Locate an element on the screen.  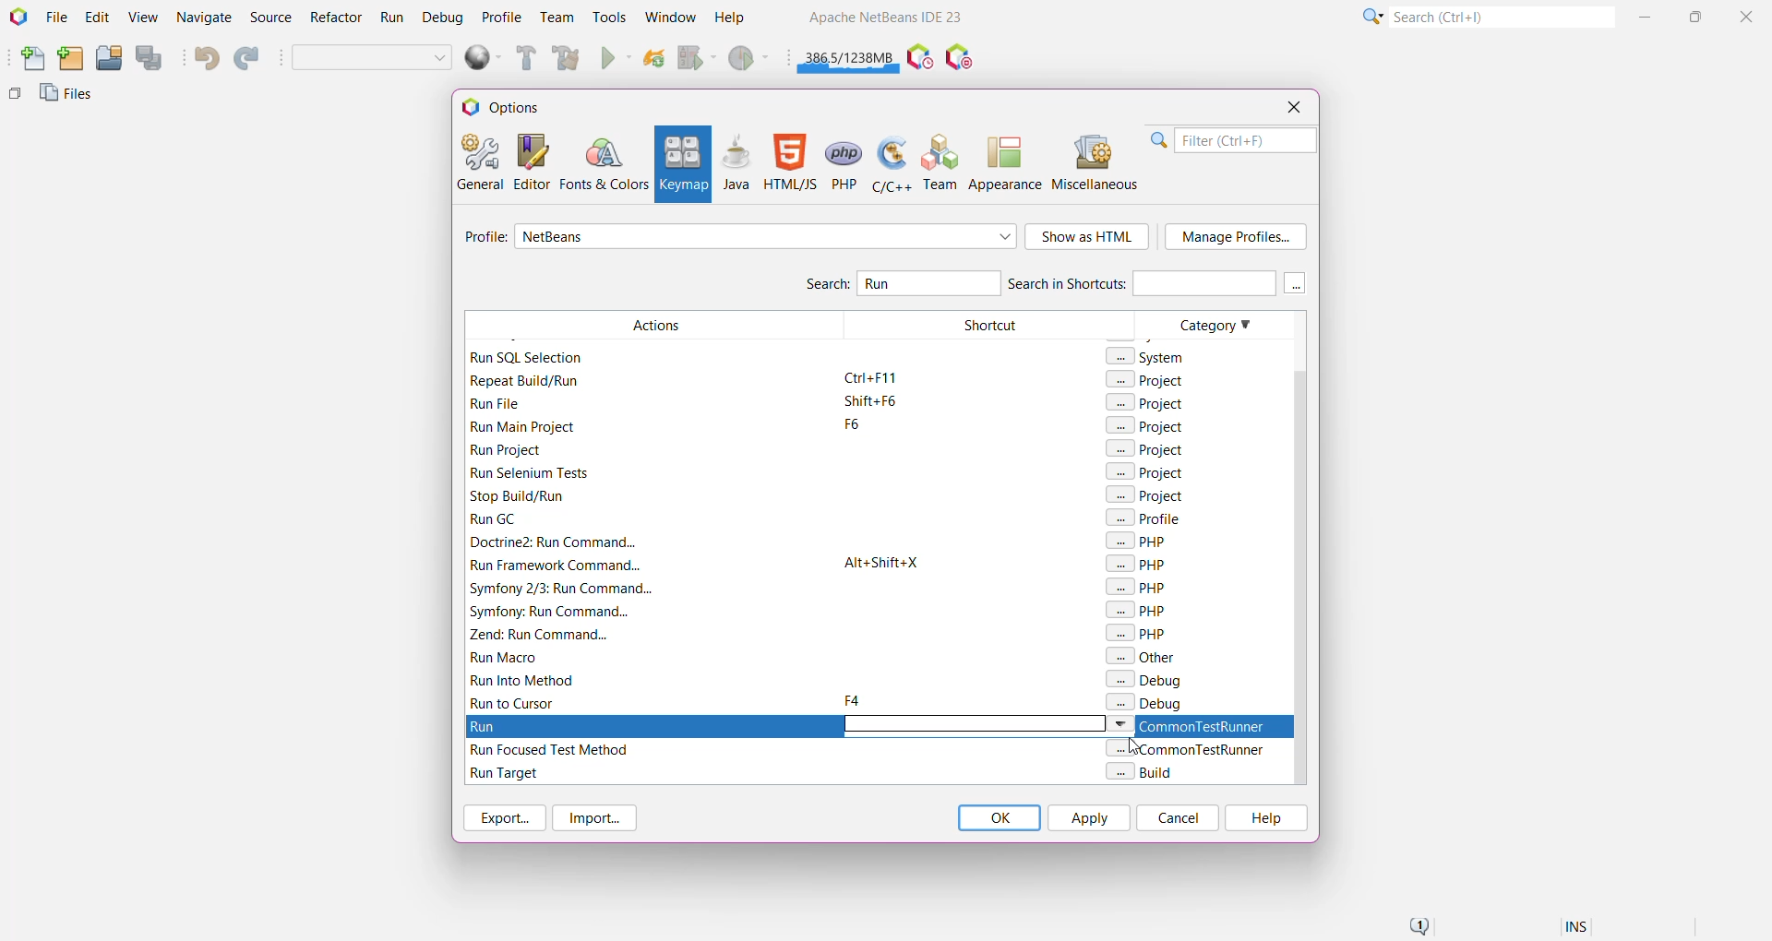
Search is located at coordinates (1501, 16).